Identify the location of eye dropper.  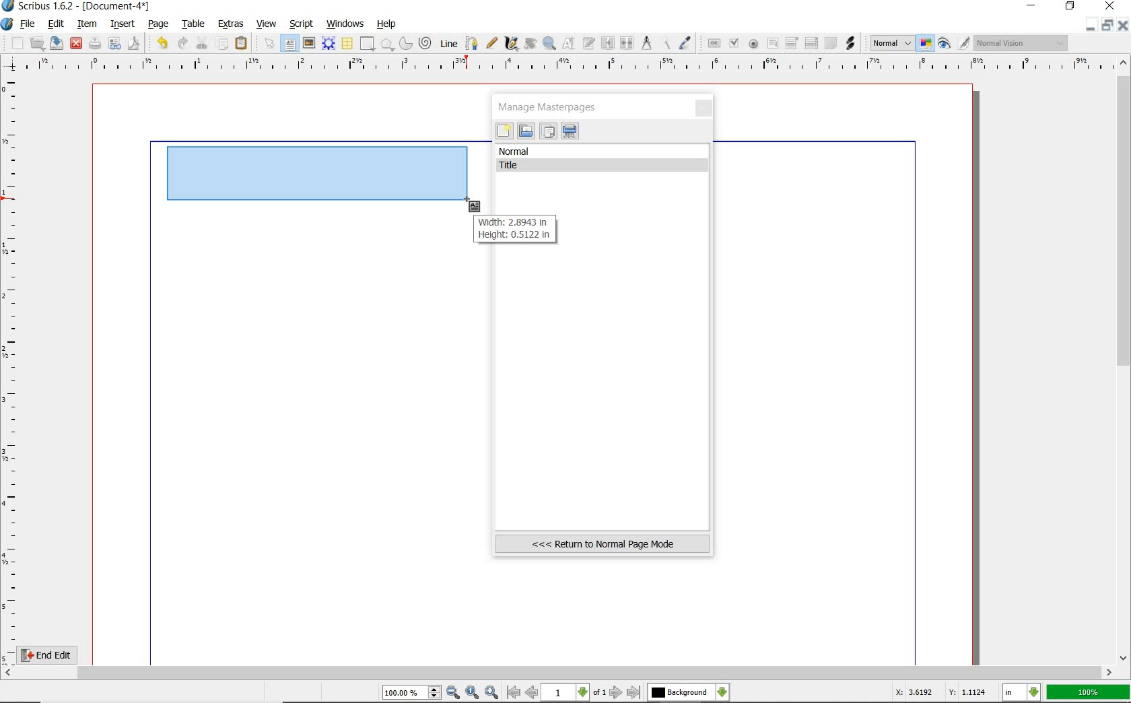
(686, 43).